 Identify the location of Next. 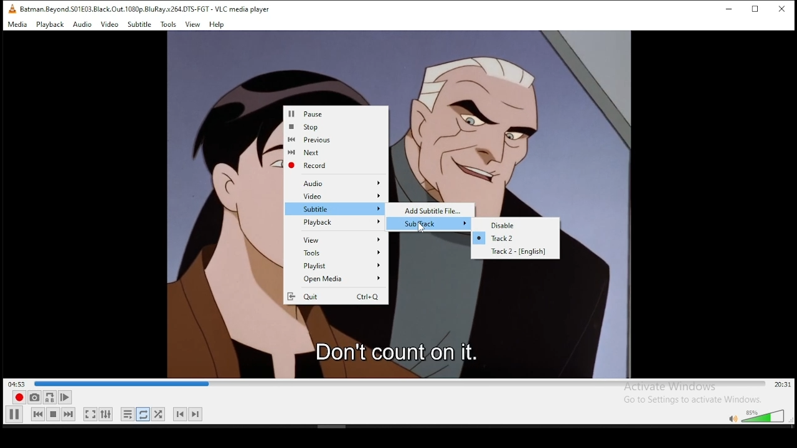
(334, 152).